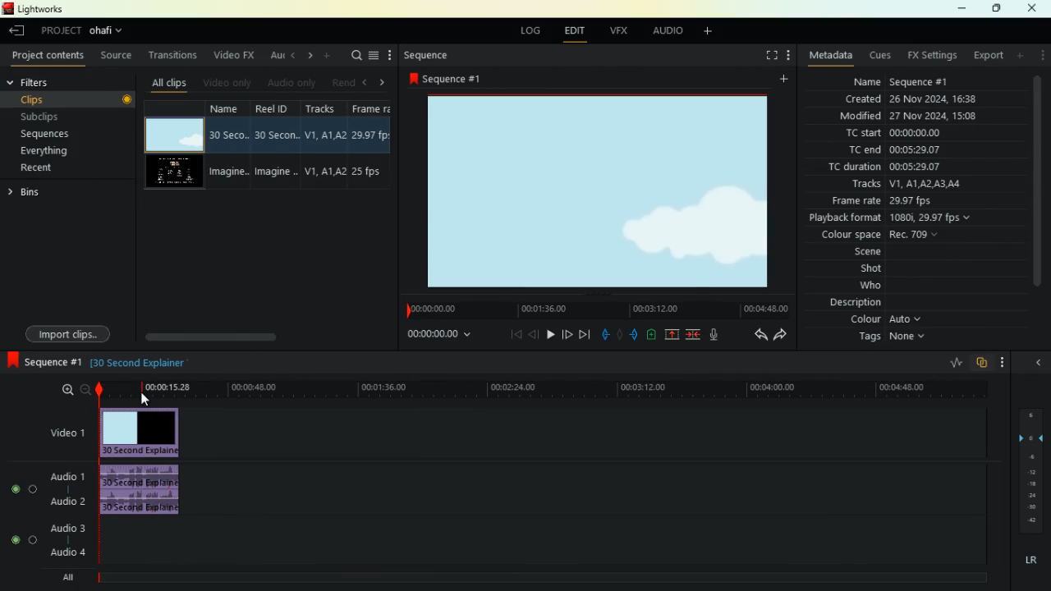 Image resolution: width=1051 pixels, height=591 pixels. I want to click on 30 seco, so click(227, 136).